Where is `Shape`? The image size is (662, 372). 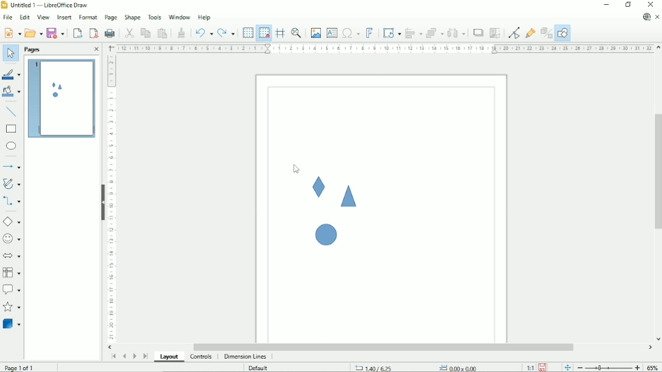
Shape is located at coordinates (319, 187).